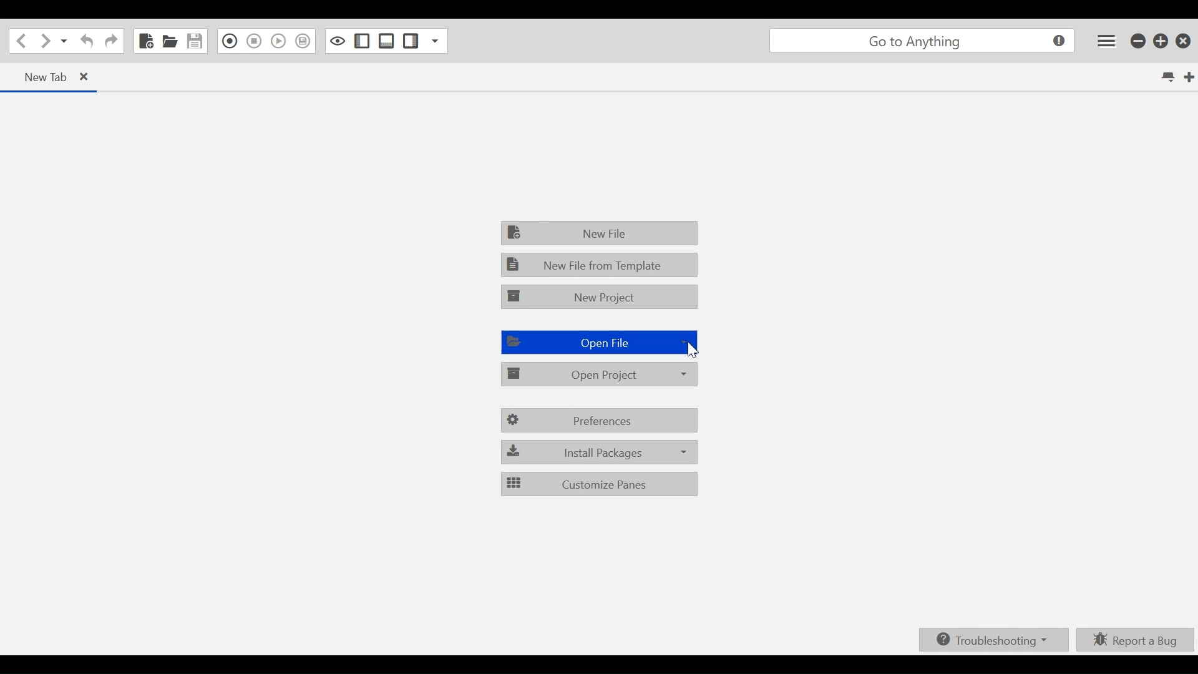 This screenshot has height=674, width=1198. I want to click on Close, so click(1182, 41).